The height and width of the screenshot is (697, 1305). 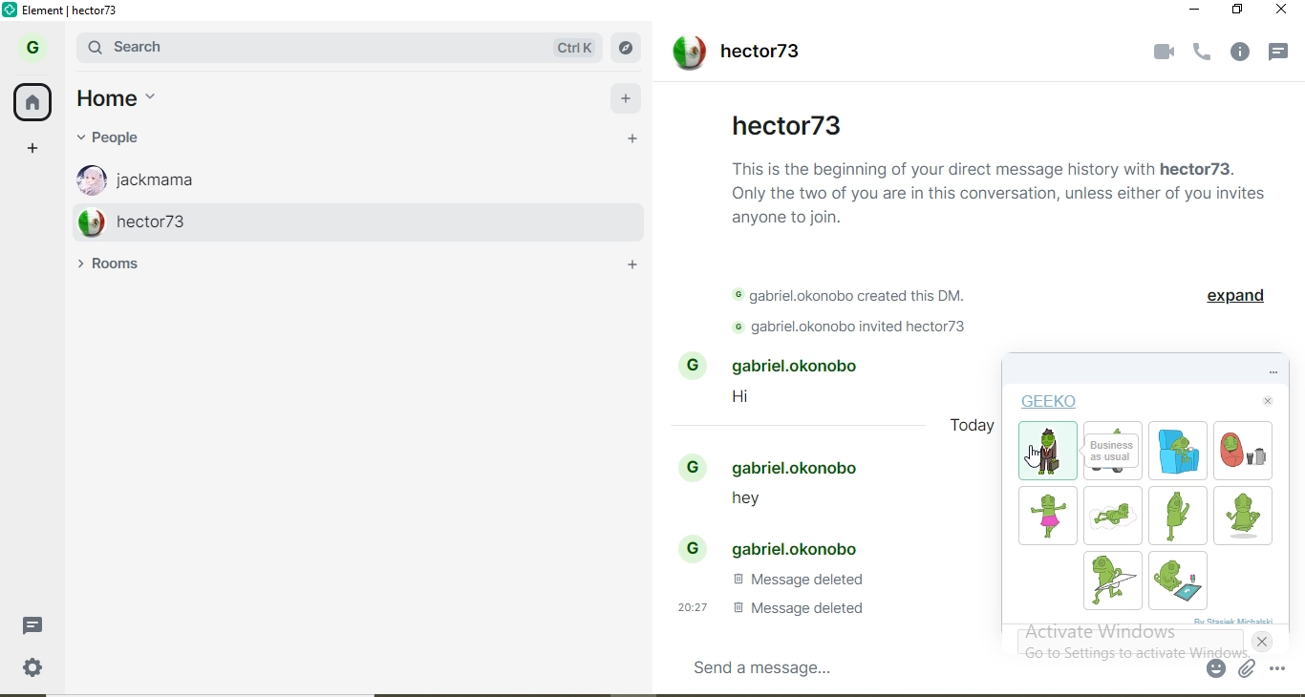 I want to click on text 5, so click(x=765, y=607).